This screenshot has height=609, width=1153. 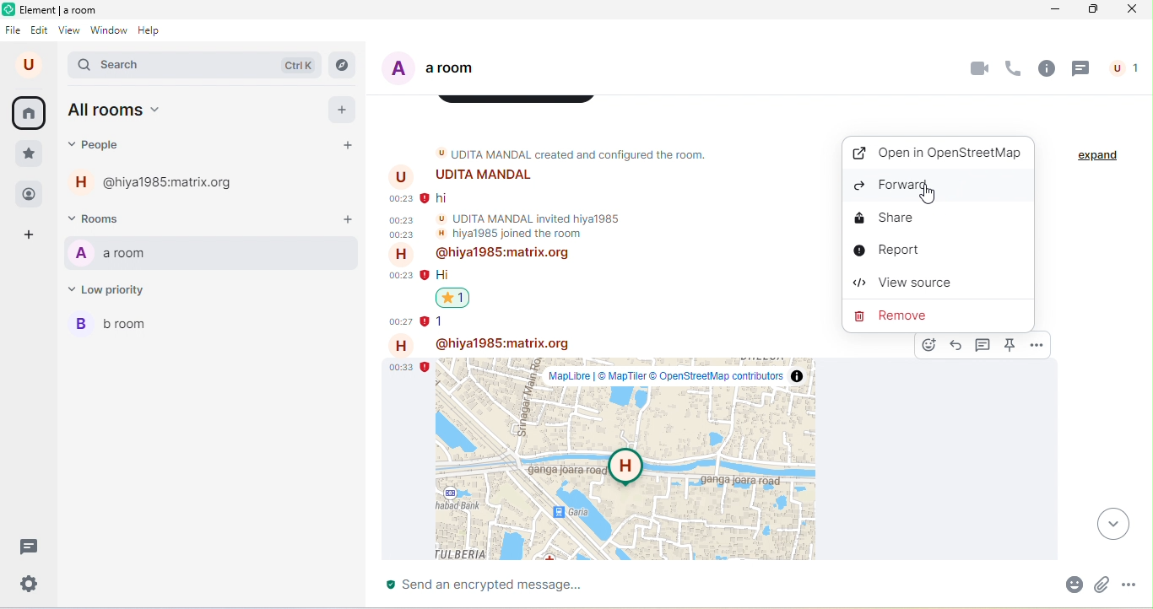 I want to click on , so click(x=399, y=299).